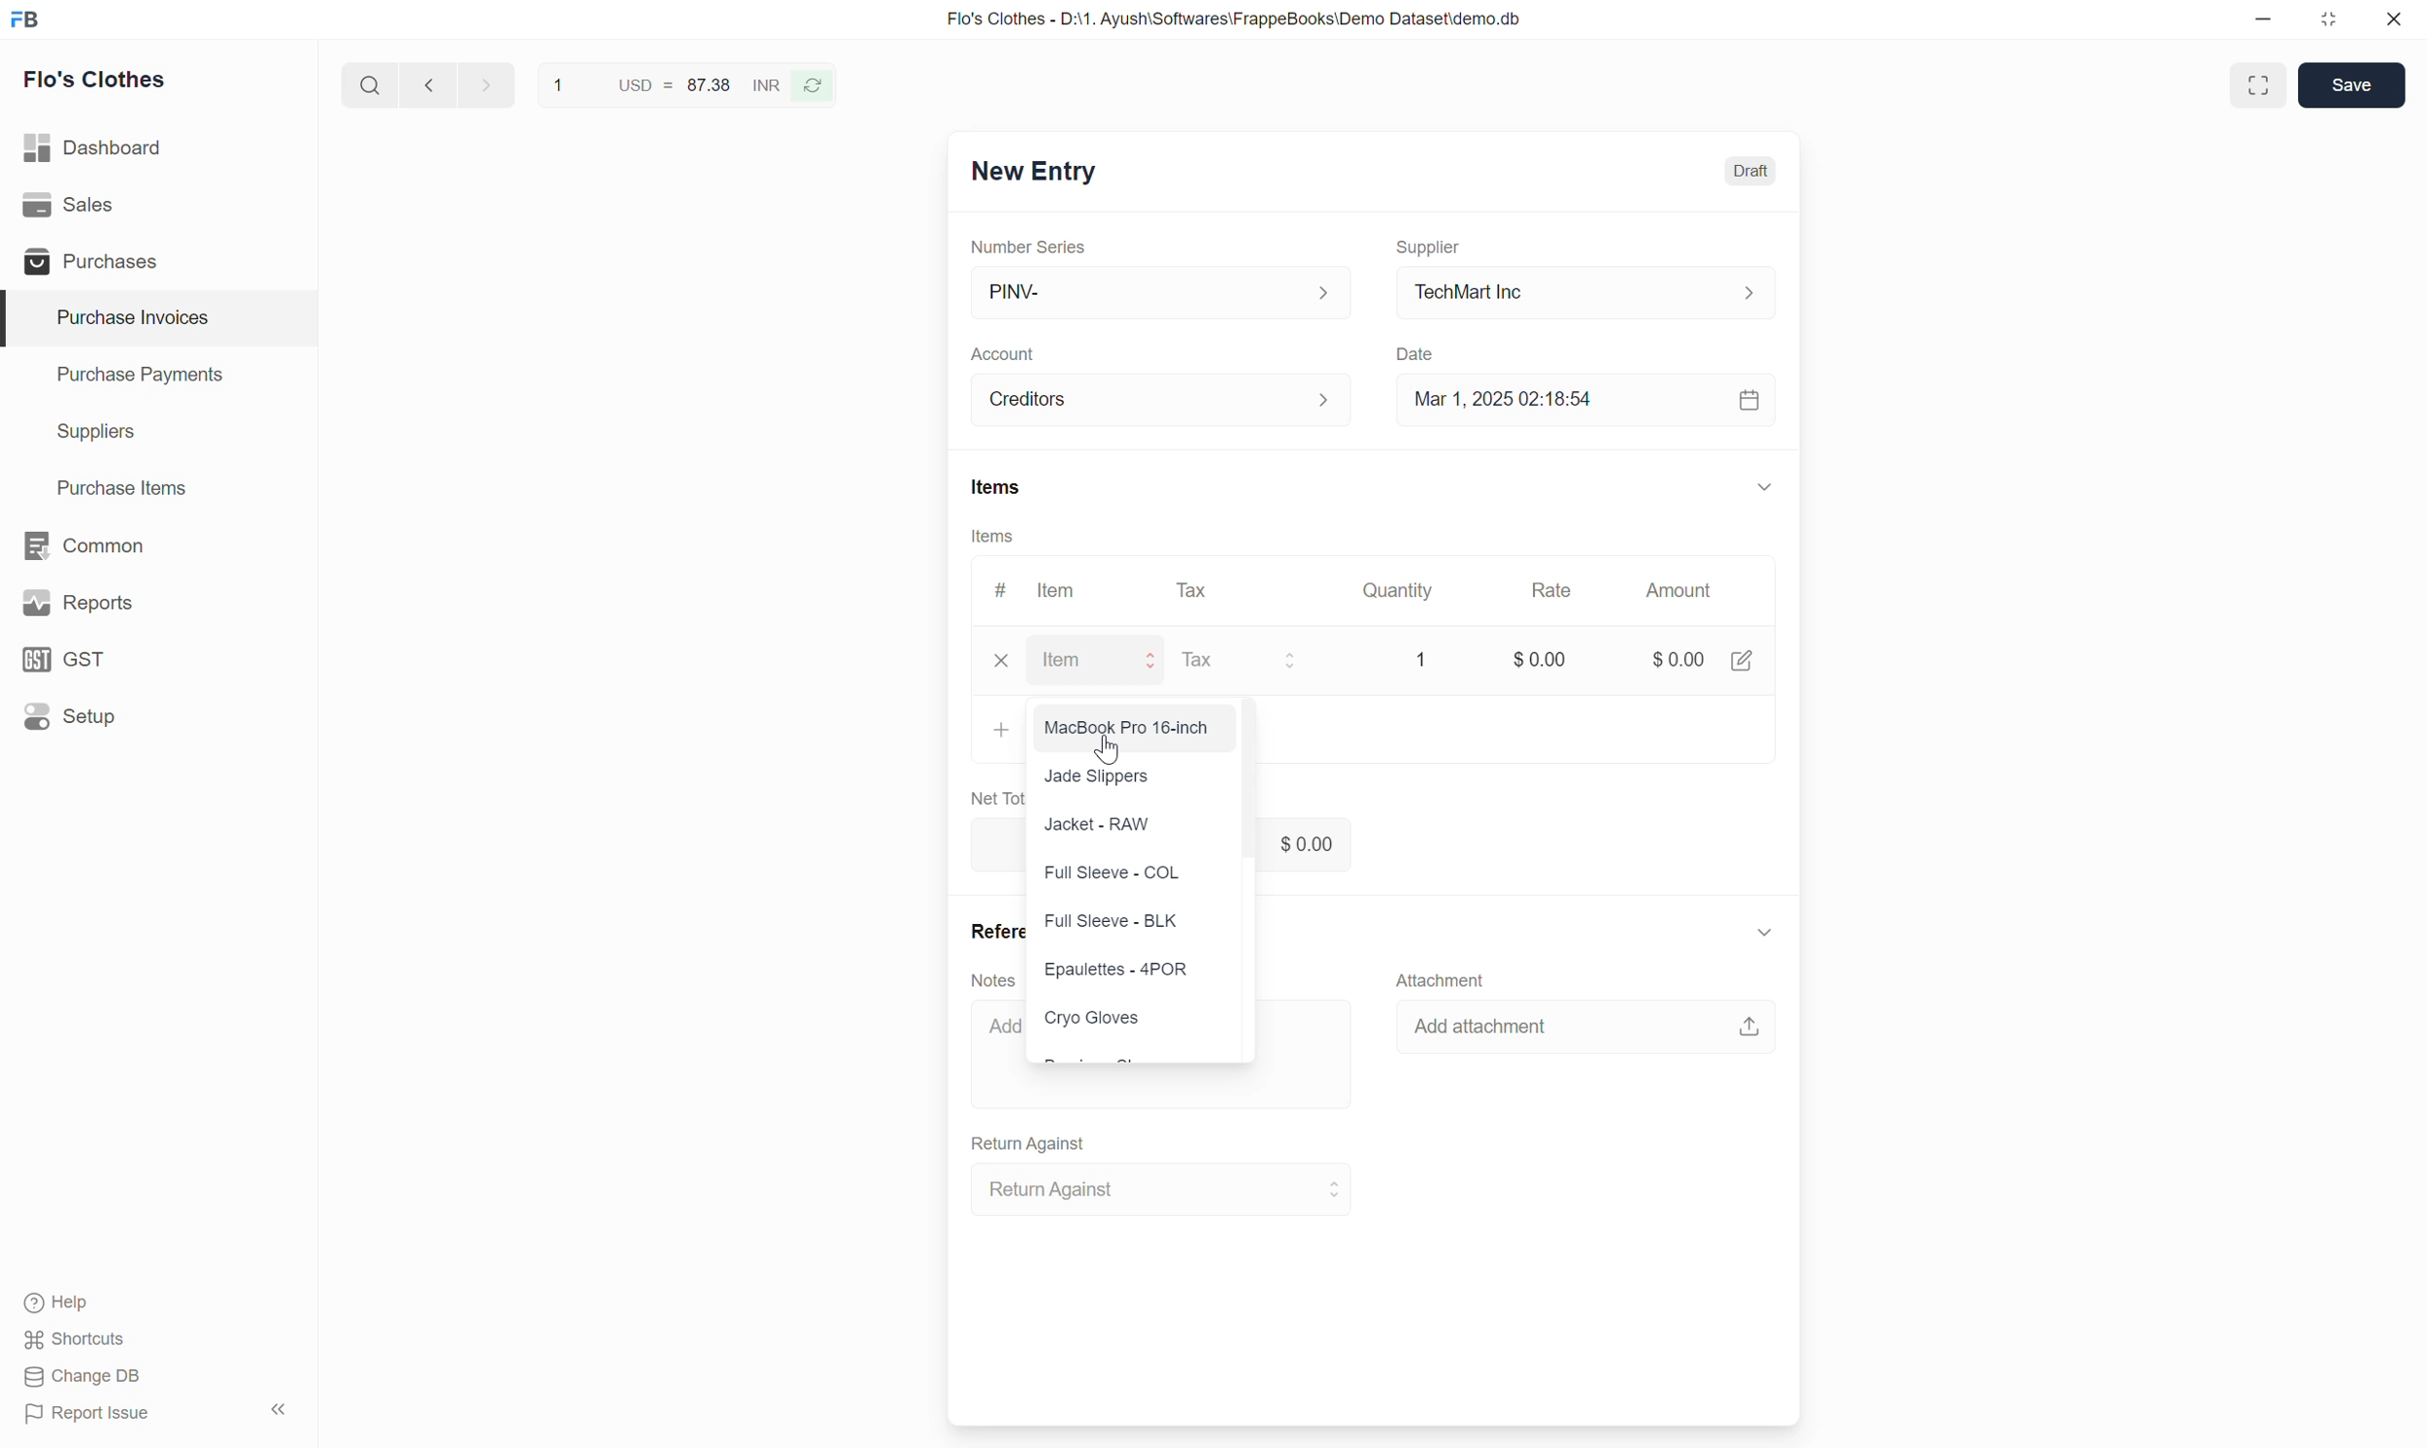 This screenshot has height=1448, width=2427. Describe the element at coordinates (75, 1340) in the screenshot. I see `Shortcuts` at that location.